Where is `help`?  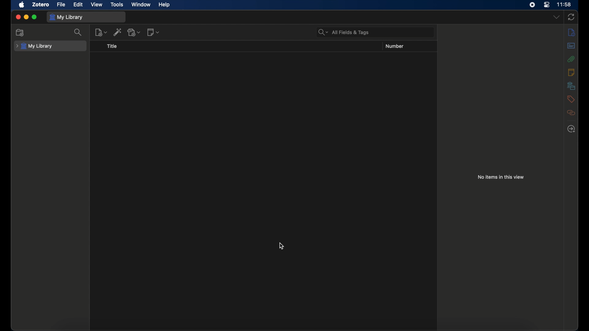
help is located at coordinates (164, 5).